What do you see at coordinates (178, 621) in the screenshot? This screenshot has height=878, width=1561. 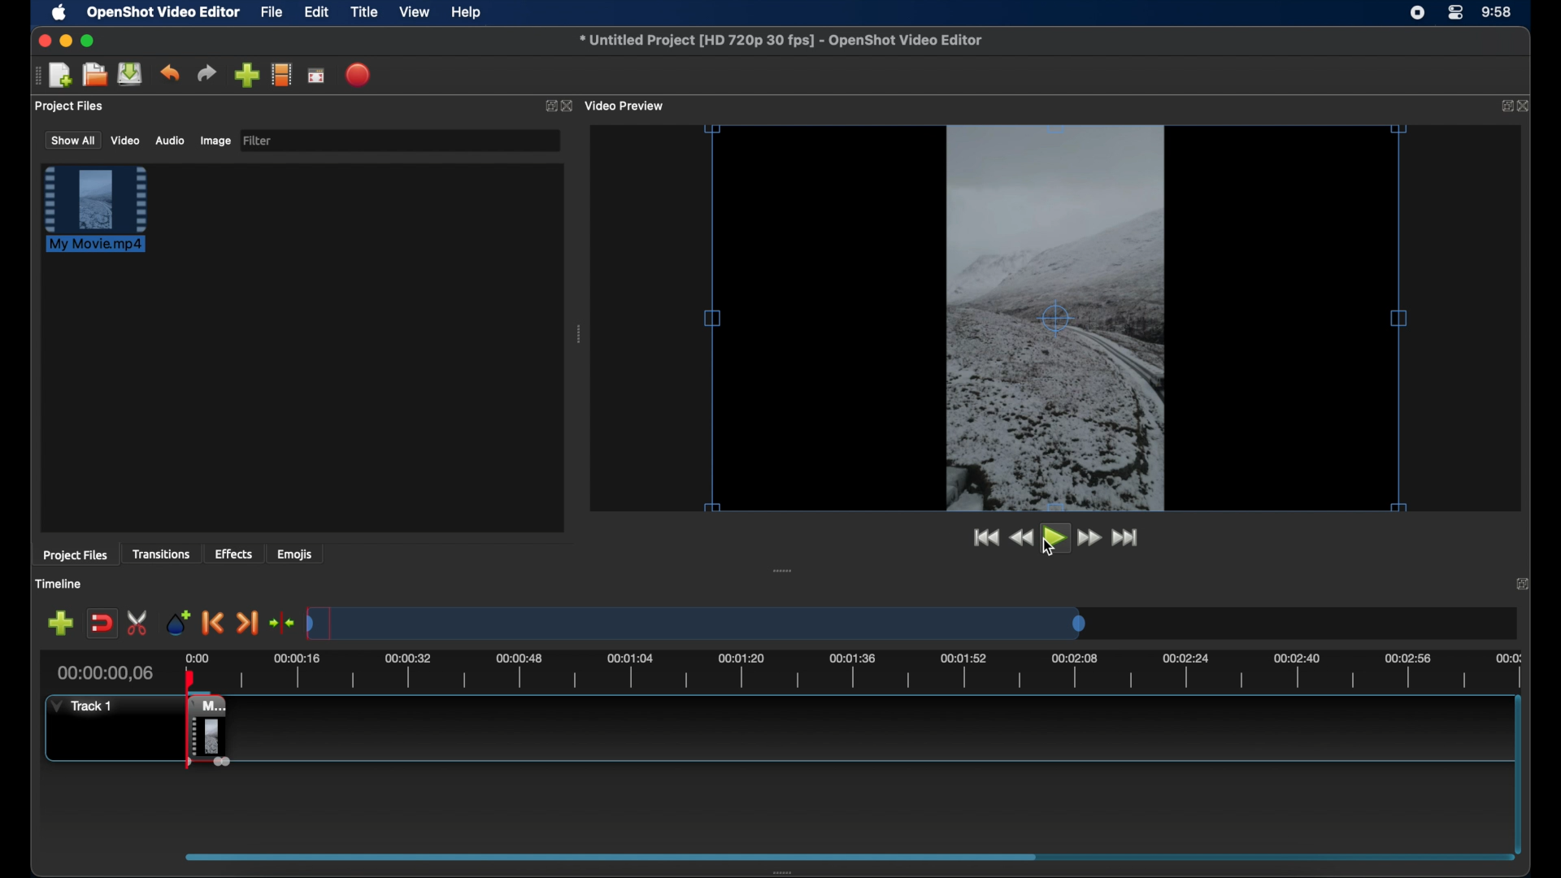 I see `add marker` at bounding box center [178, 621].